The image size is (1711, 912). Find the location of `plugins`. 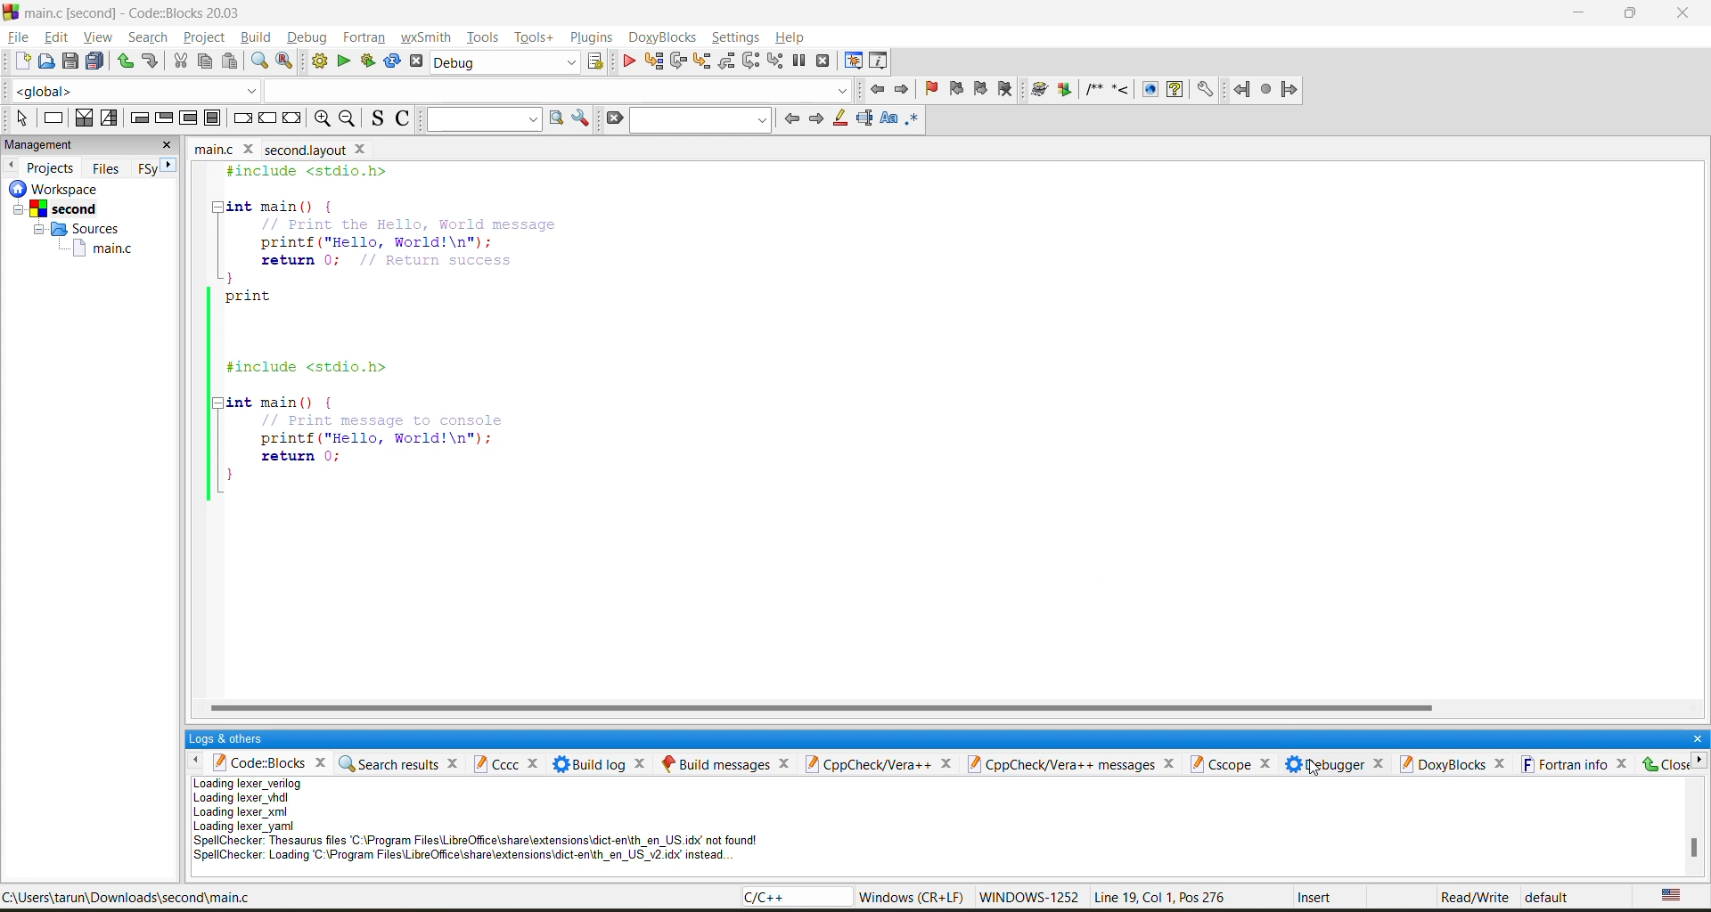

plugins is located at coordinates (593, 37).